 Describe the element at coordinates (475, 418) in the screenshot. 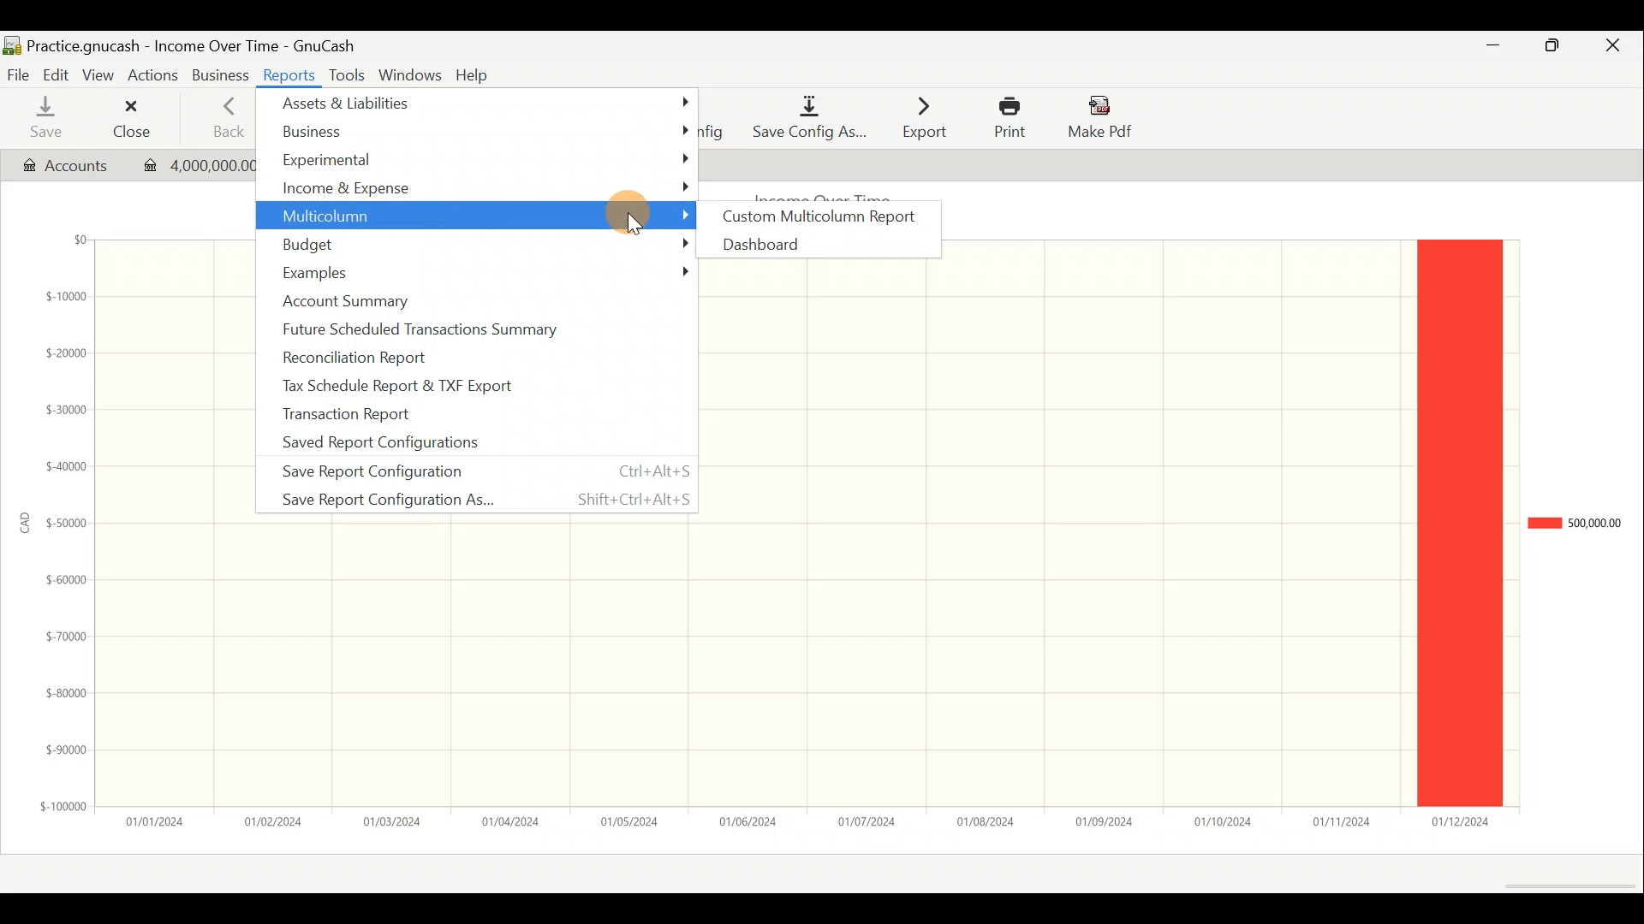

I see `Transaction report` at that location.